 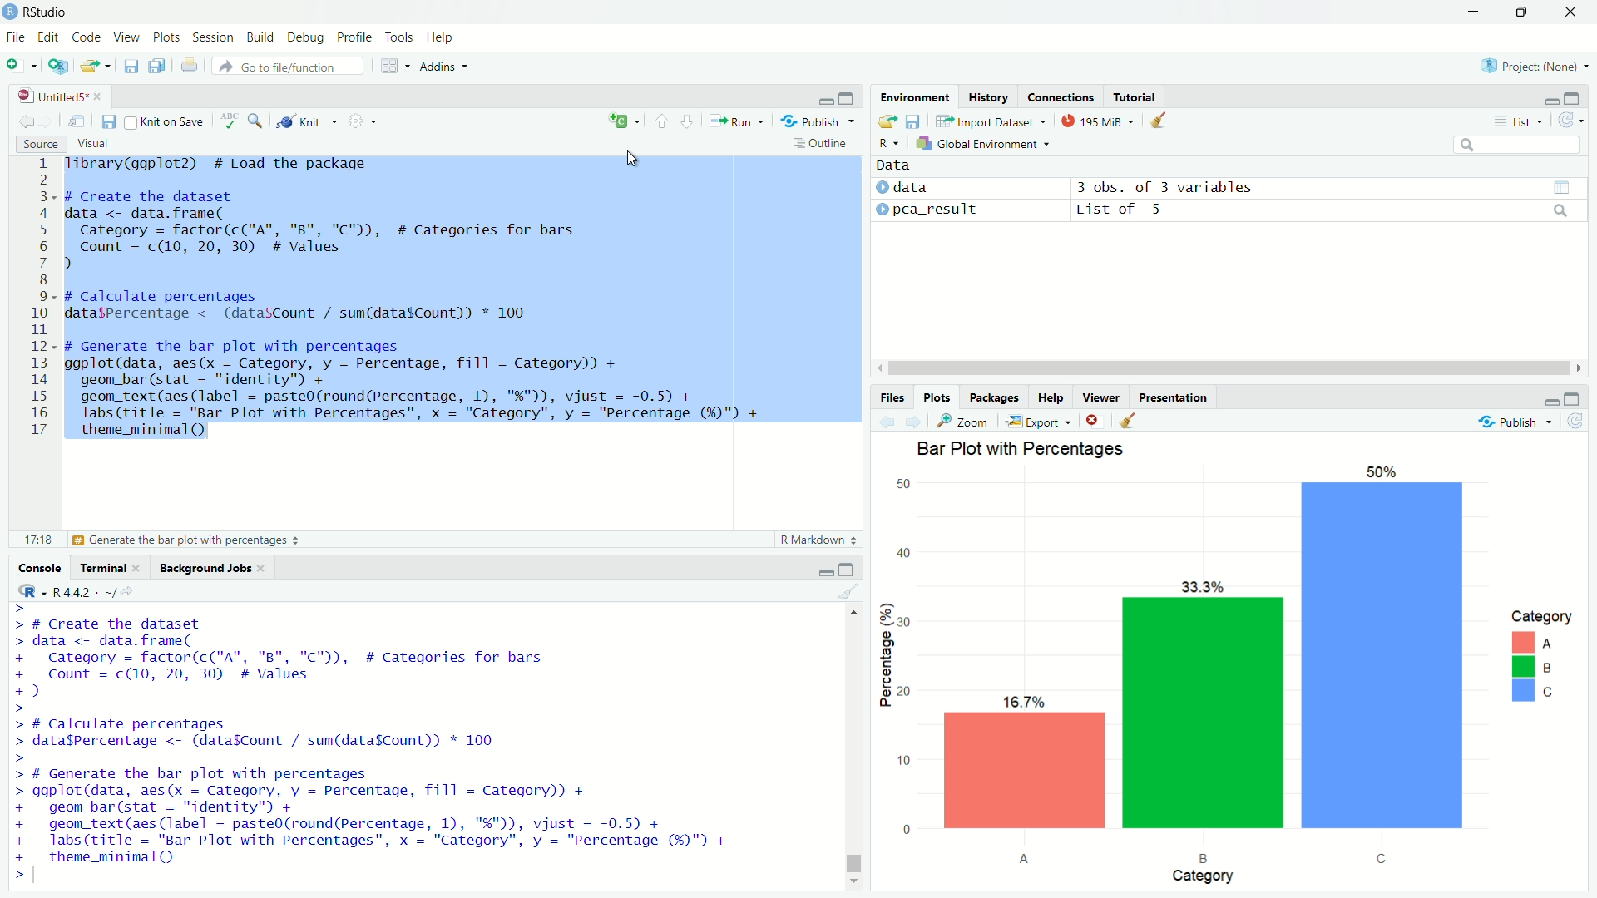 I want to click on visual, so click(x=97, y=143).